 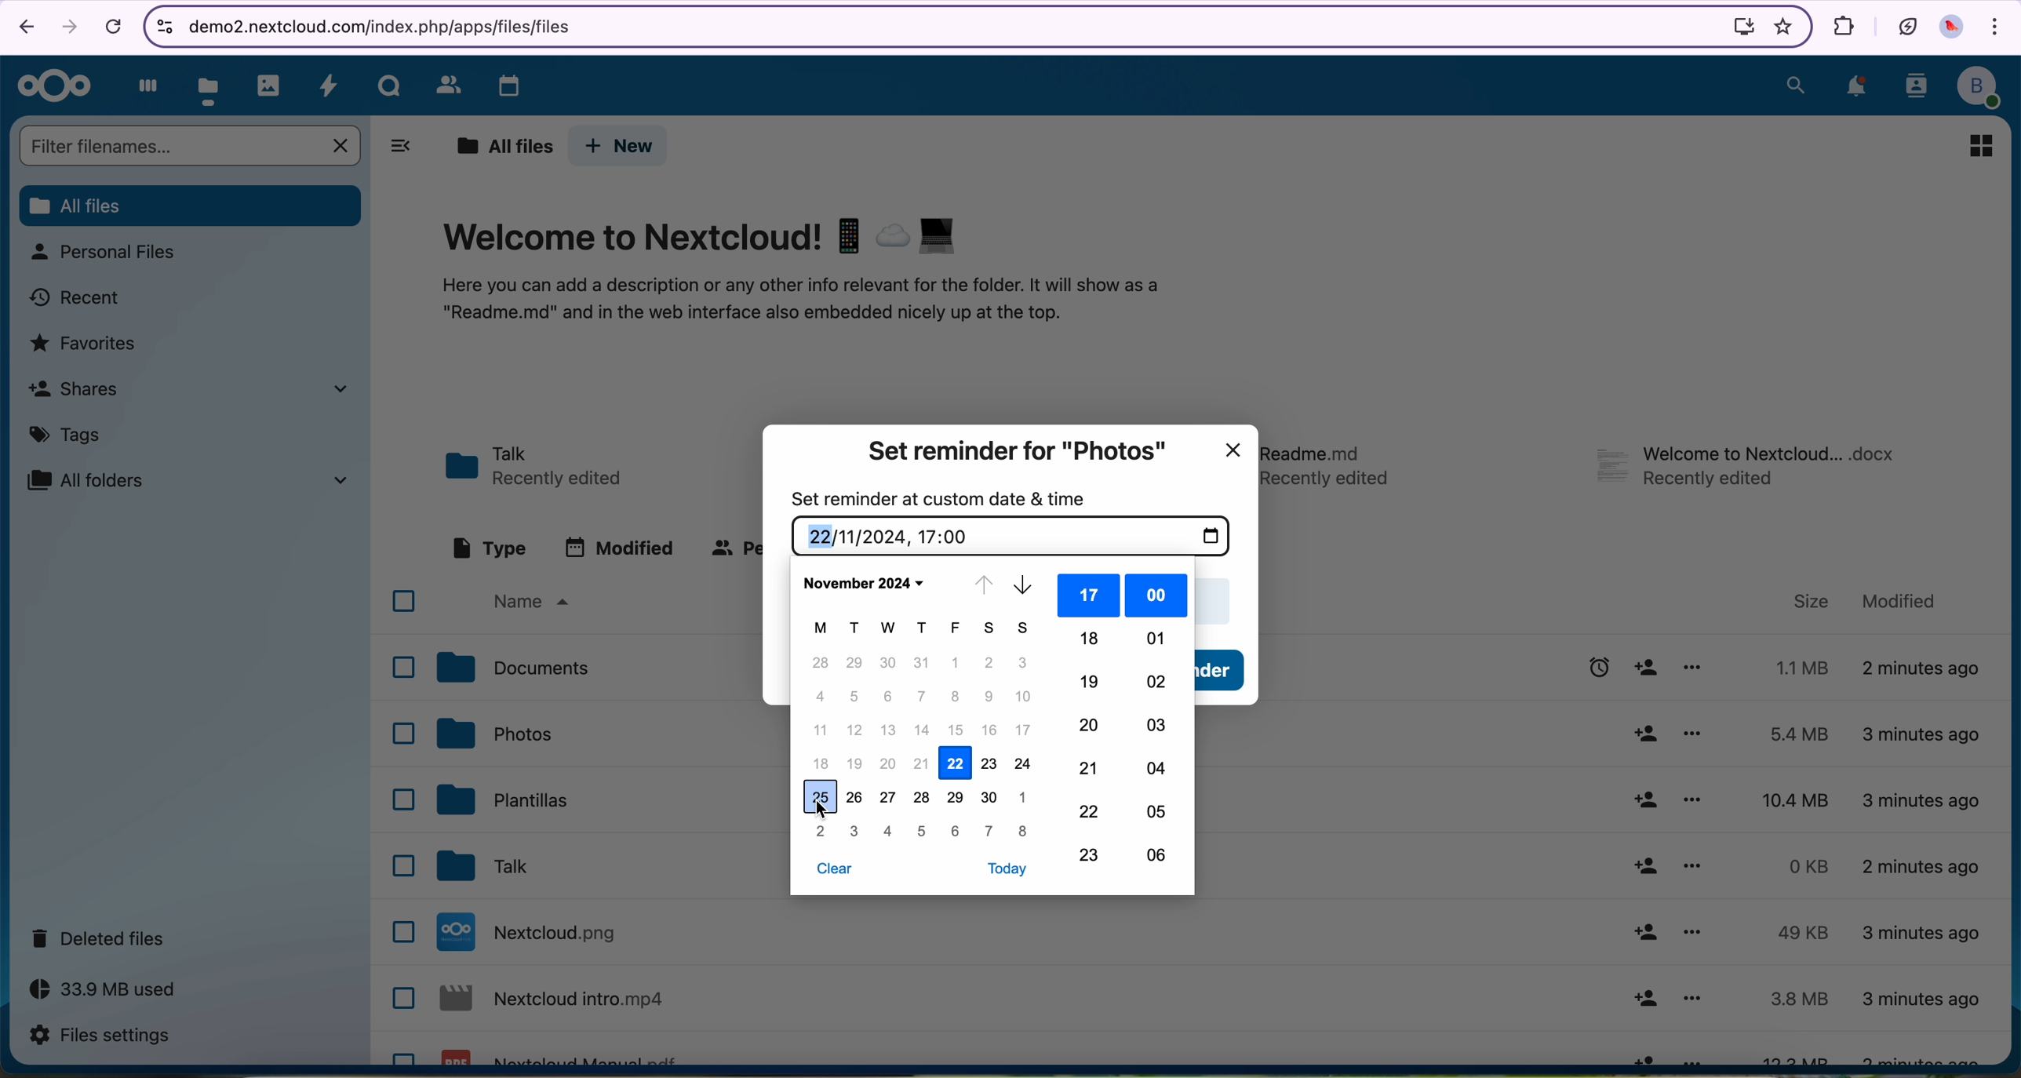 I want to click on wednesday, so click(x=890, y=628).